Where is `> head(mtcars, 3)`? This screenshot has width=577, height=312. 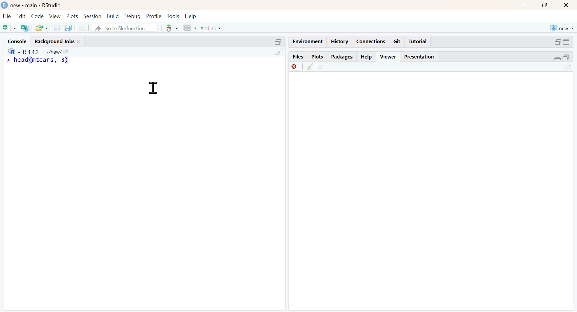 > head(mtcars, 3) is located at coordinates (42, 60).